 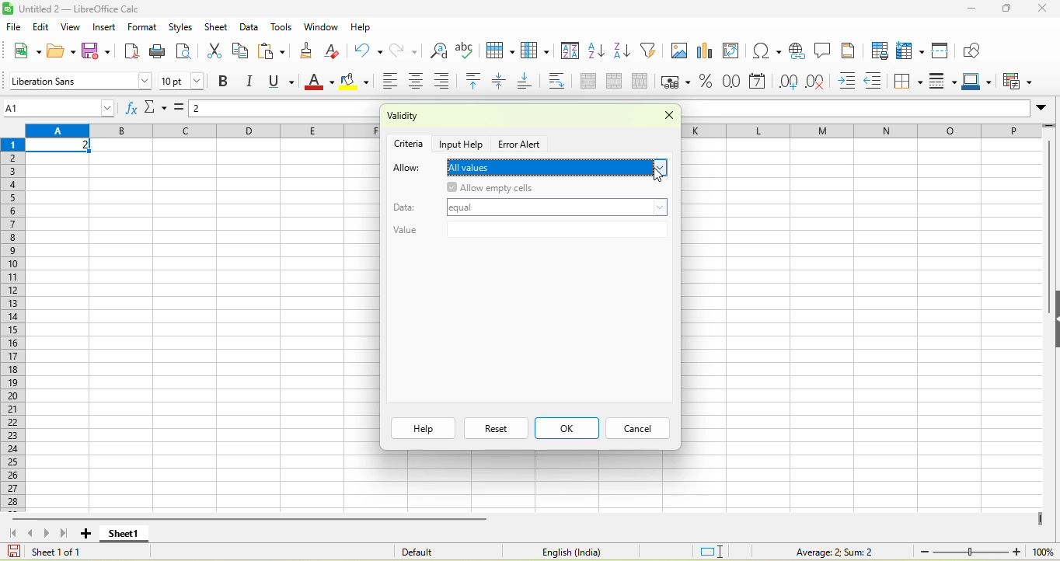 What do you see at coordinates (758, 82) in the screenshot?
I see `format as date` at bounding box center [758, 82].